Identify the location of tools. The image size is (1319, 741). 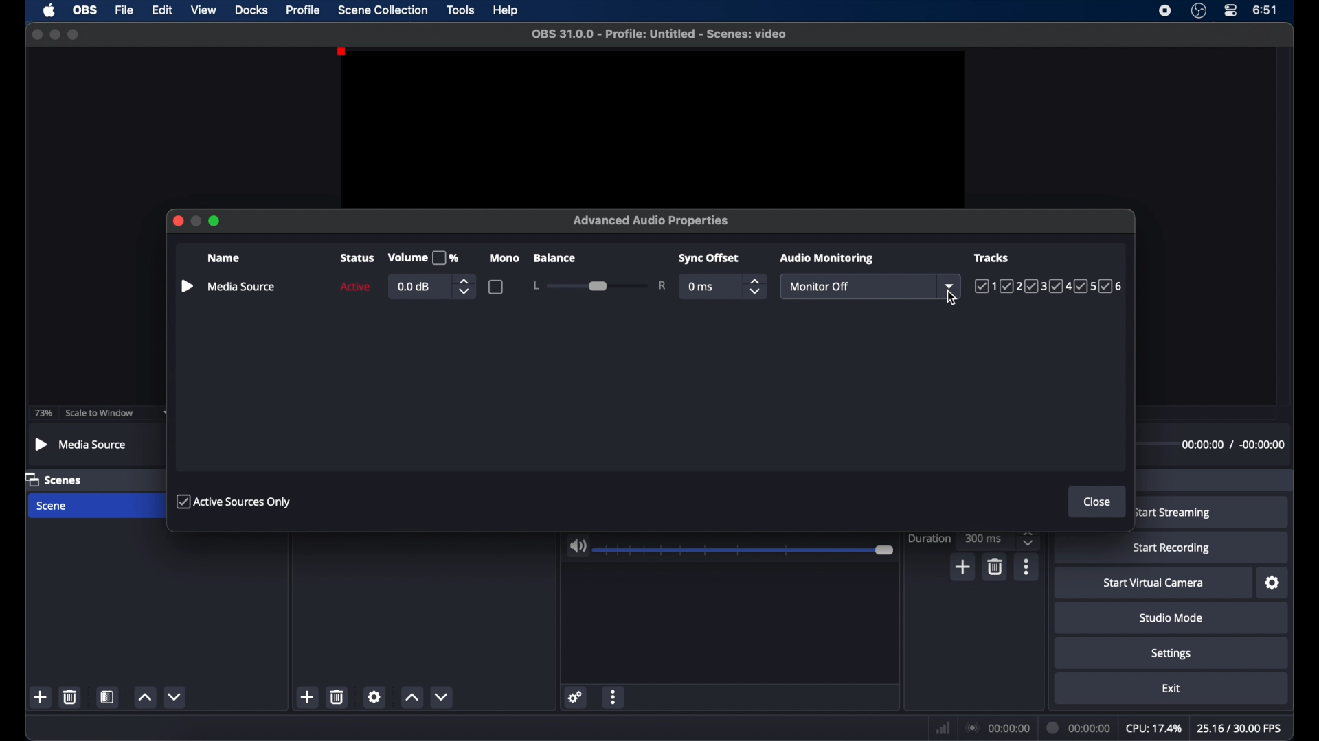
(461, 10).